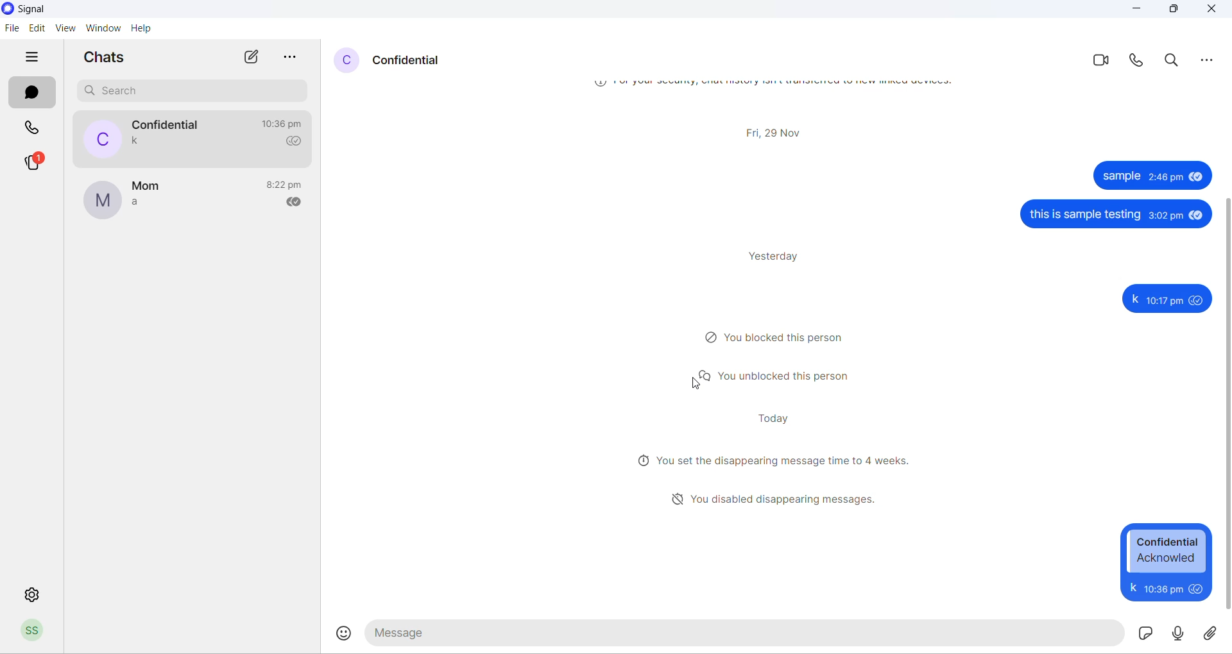 Image resolution: width=1232 pixels, height=654 pixels. What do you see at coordinates (1167, 551) in the screenshot?
I see `Confidential Acknowled` at bounding box center [1167, 551].